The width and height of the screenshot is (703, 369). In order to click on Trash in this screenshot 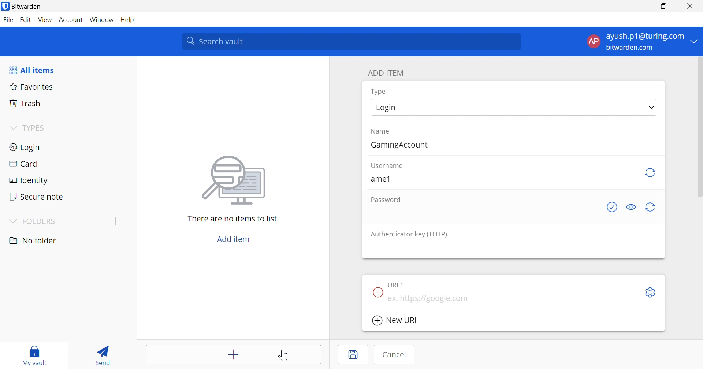, I will do `click(27, 104)`.